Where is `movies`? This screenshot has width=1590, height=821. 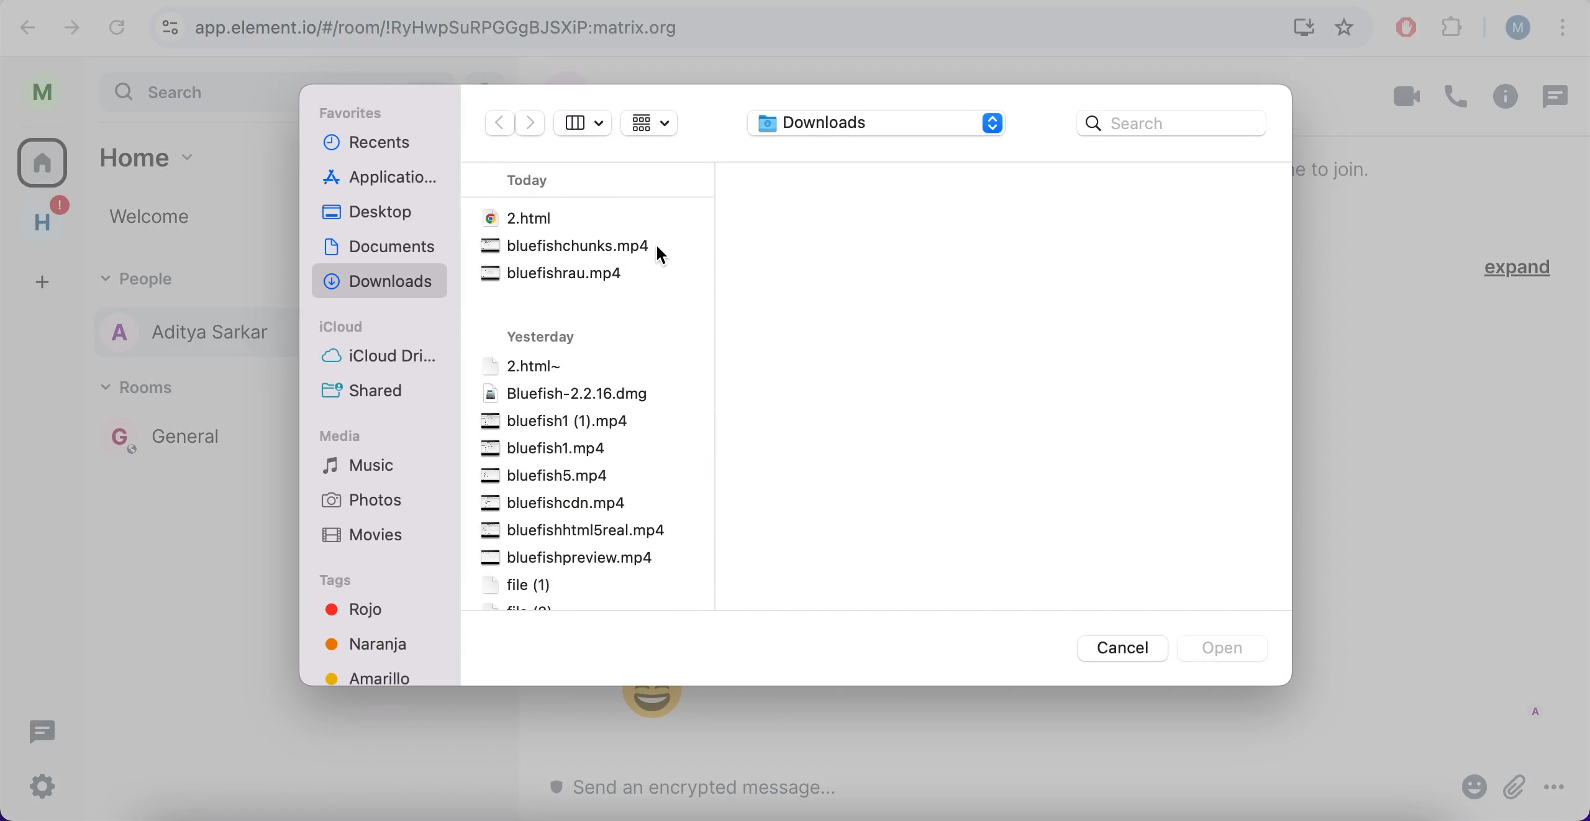
movies is located at coordinates (361, 533).